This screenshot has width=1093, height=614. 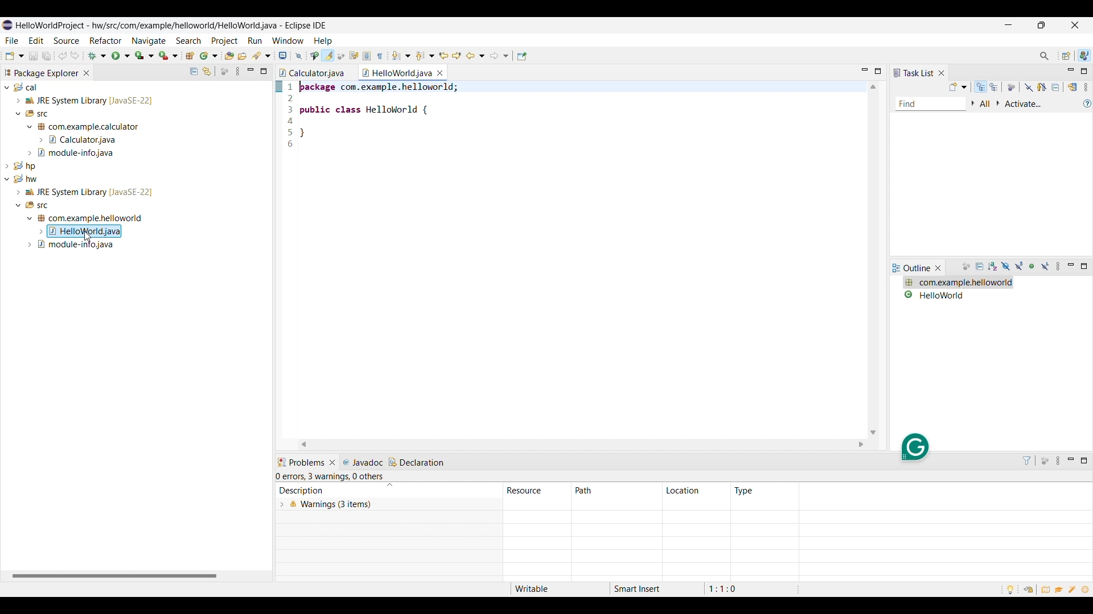 I want to click on calculator.java, so click(x=312, y=73).